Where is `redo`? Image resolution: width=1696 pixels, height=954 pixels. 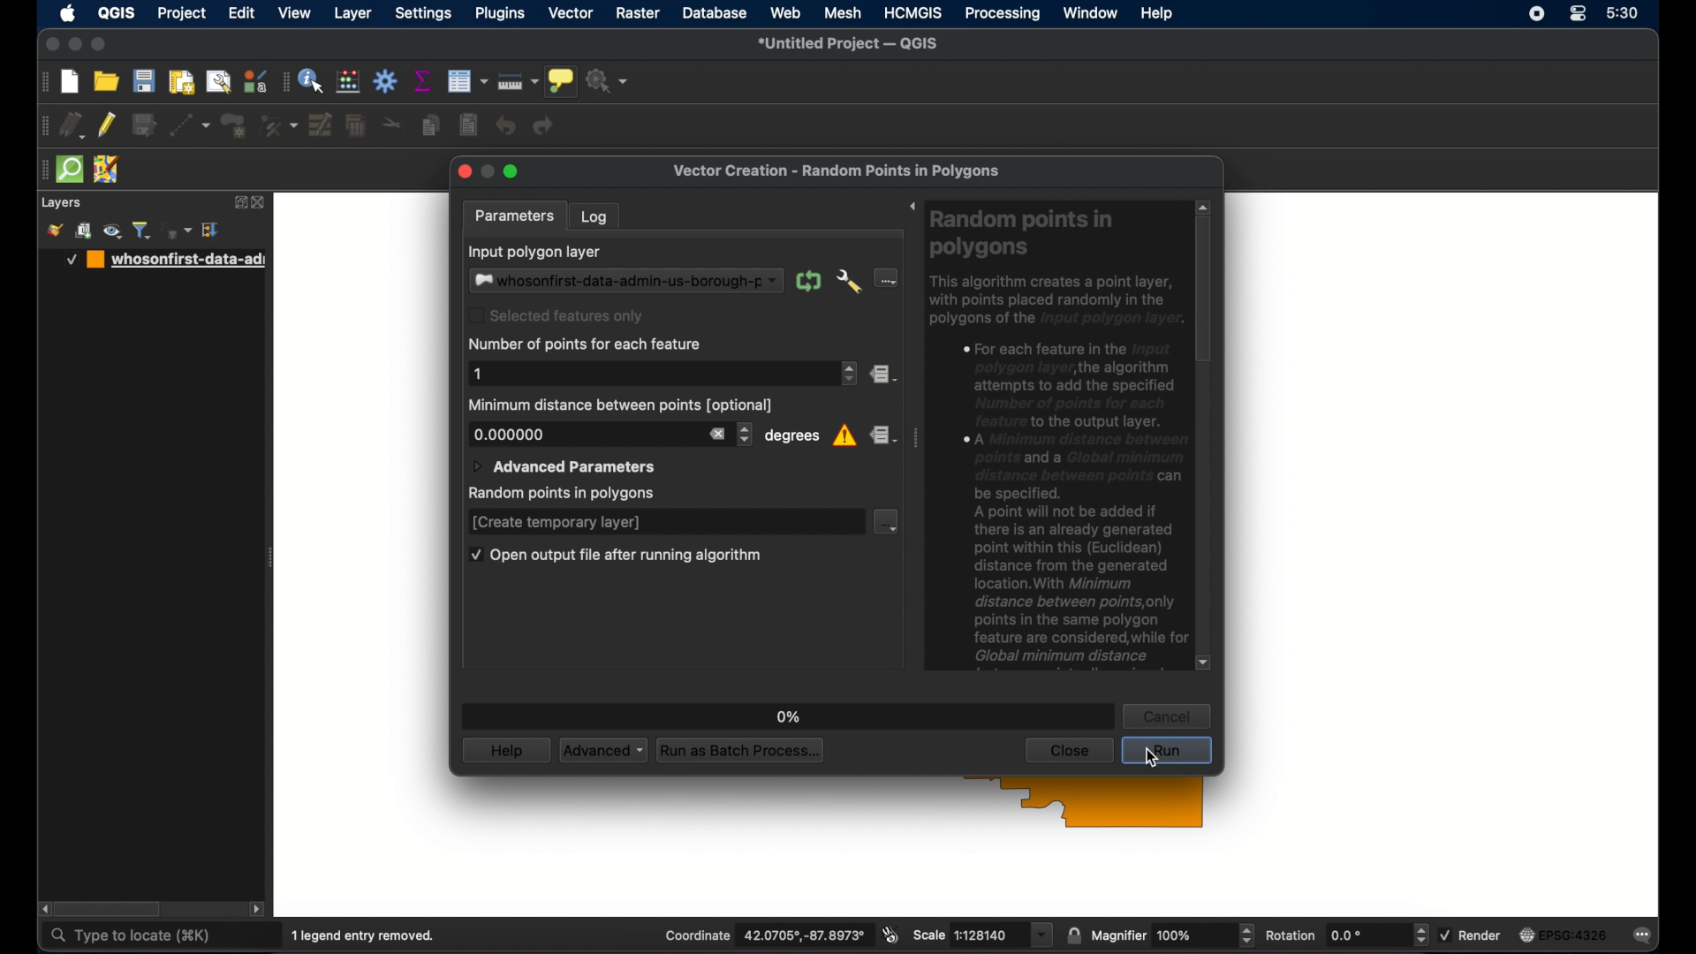 redo is located at coordinates (543, 127).